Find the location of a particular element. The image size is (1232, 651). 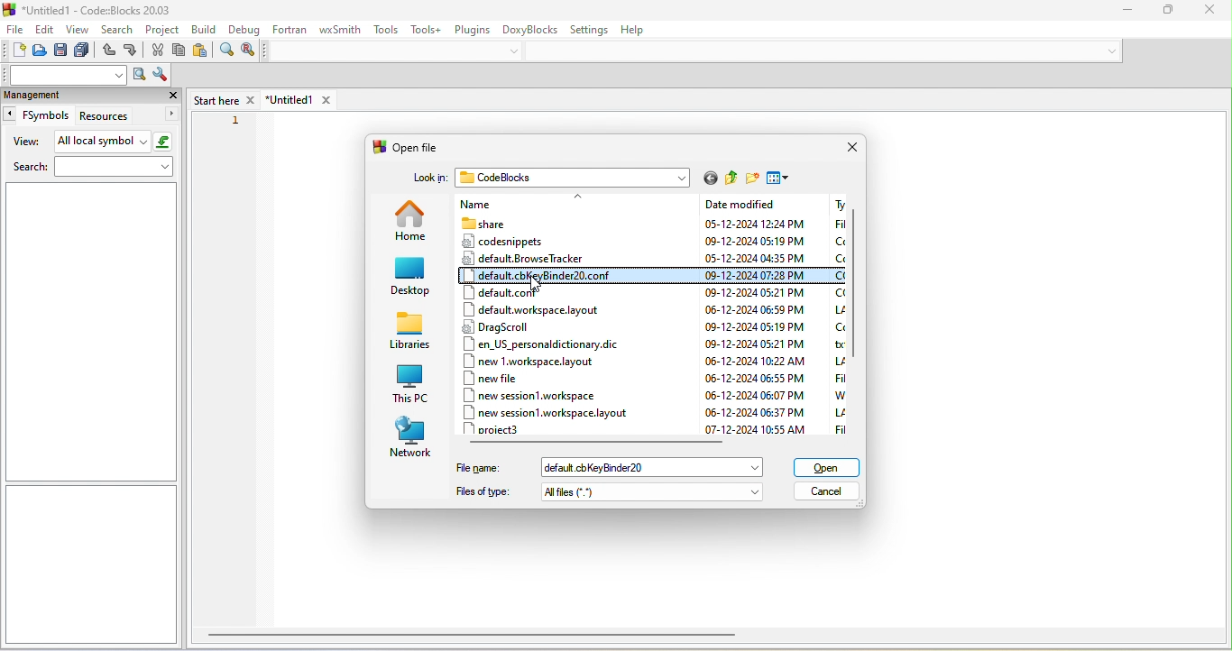

vertical scroll bar is located at coordinates (857, 284).